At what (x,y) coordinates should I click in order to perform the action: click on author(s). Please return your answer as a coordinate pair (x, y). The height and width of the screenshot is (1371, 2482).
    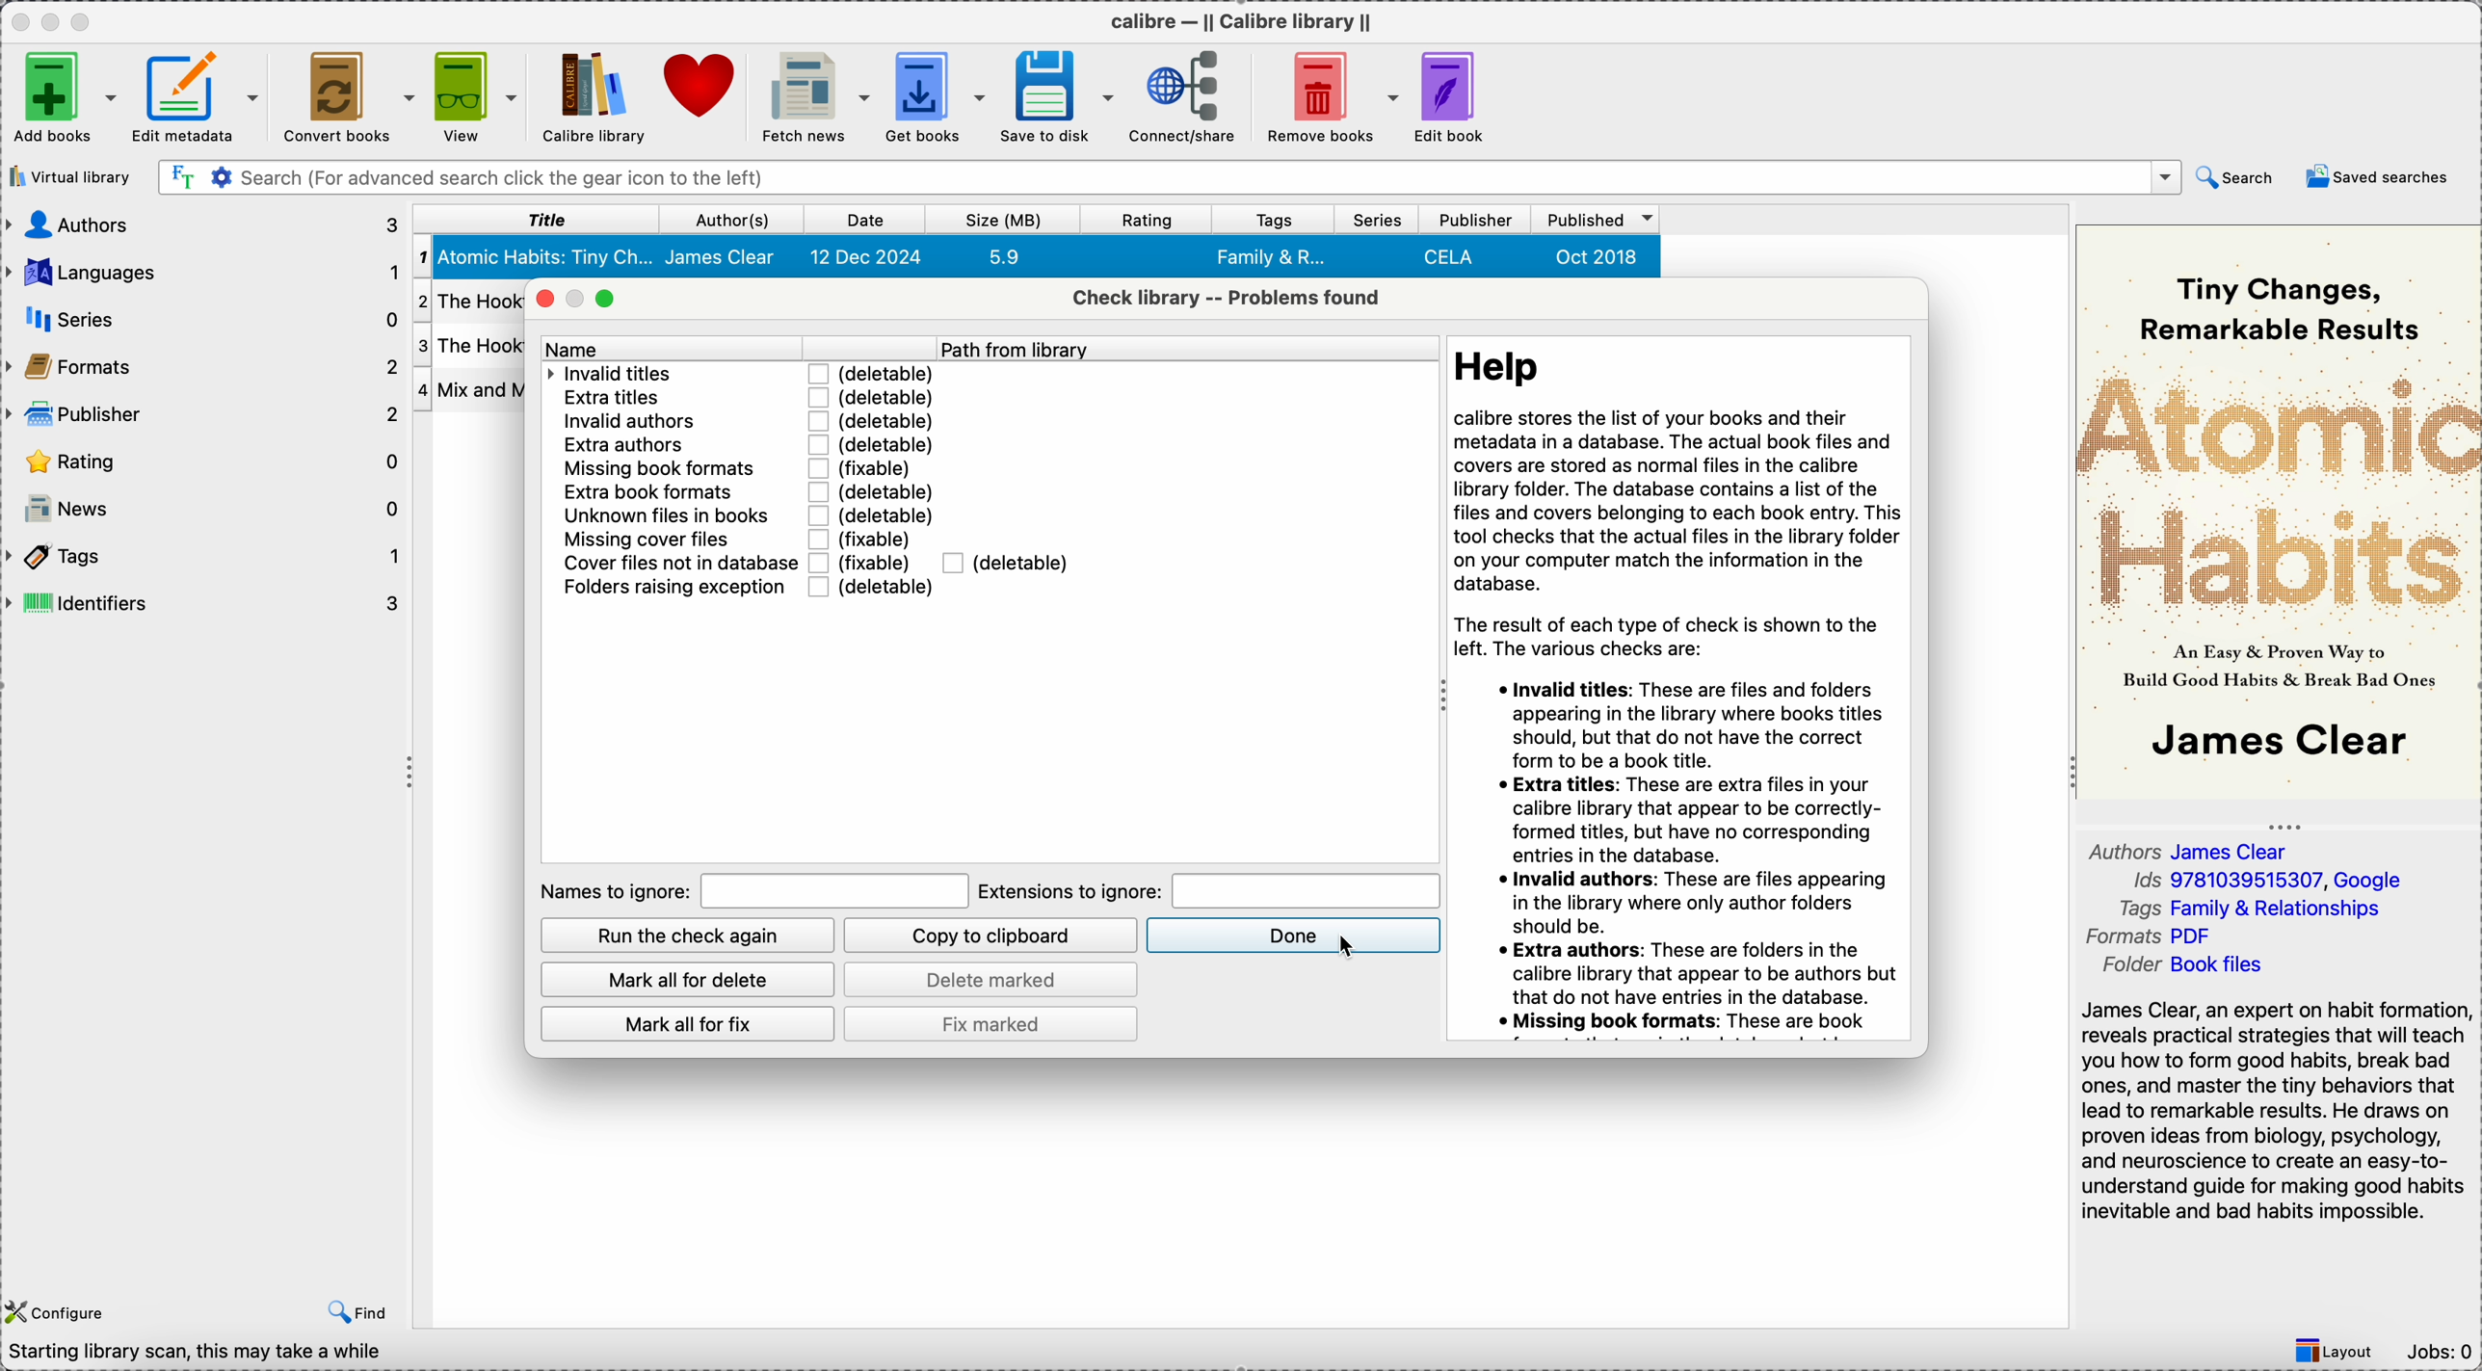
    Looking at the image, I should click on (727, 220).